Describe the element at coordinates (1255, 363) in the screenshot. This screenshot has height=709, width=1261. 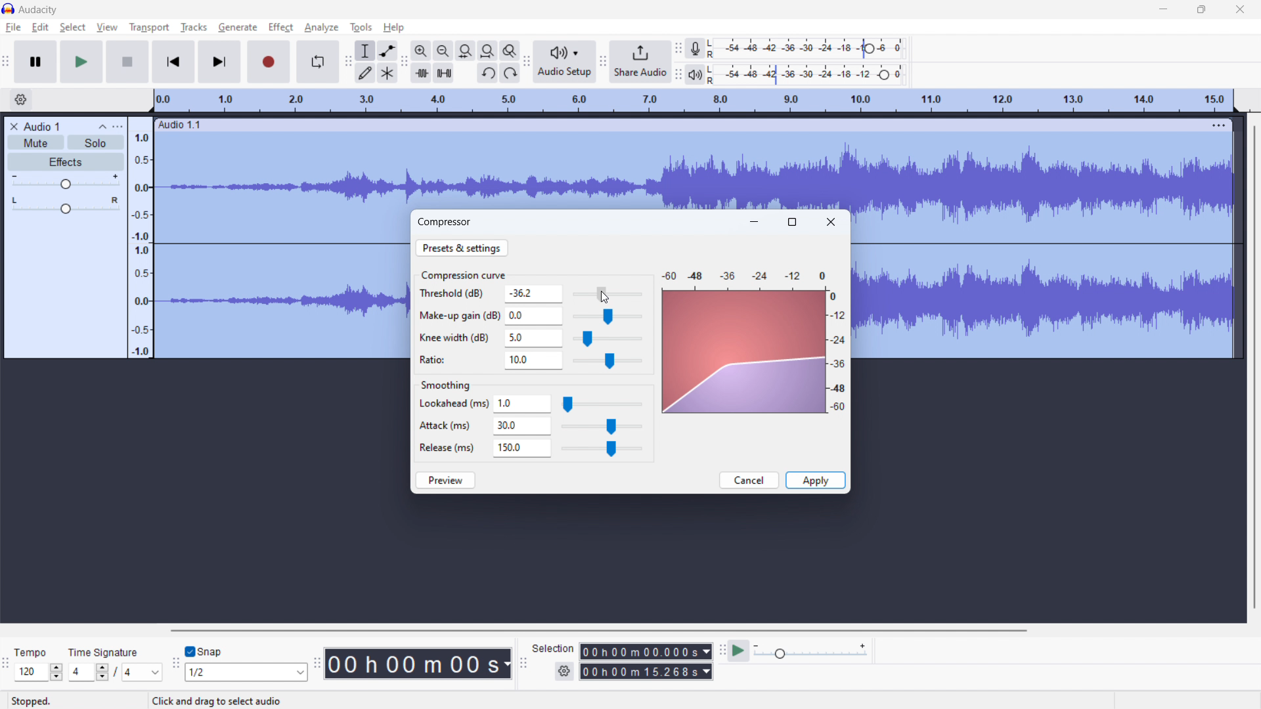
I see `vertical scrollbar` at that location.